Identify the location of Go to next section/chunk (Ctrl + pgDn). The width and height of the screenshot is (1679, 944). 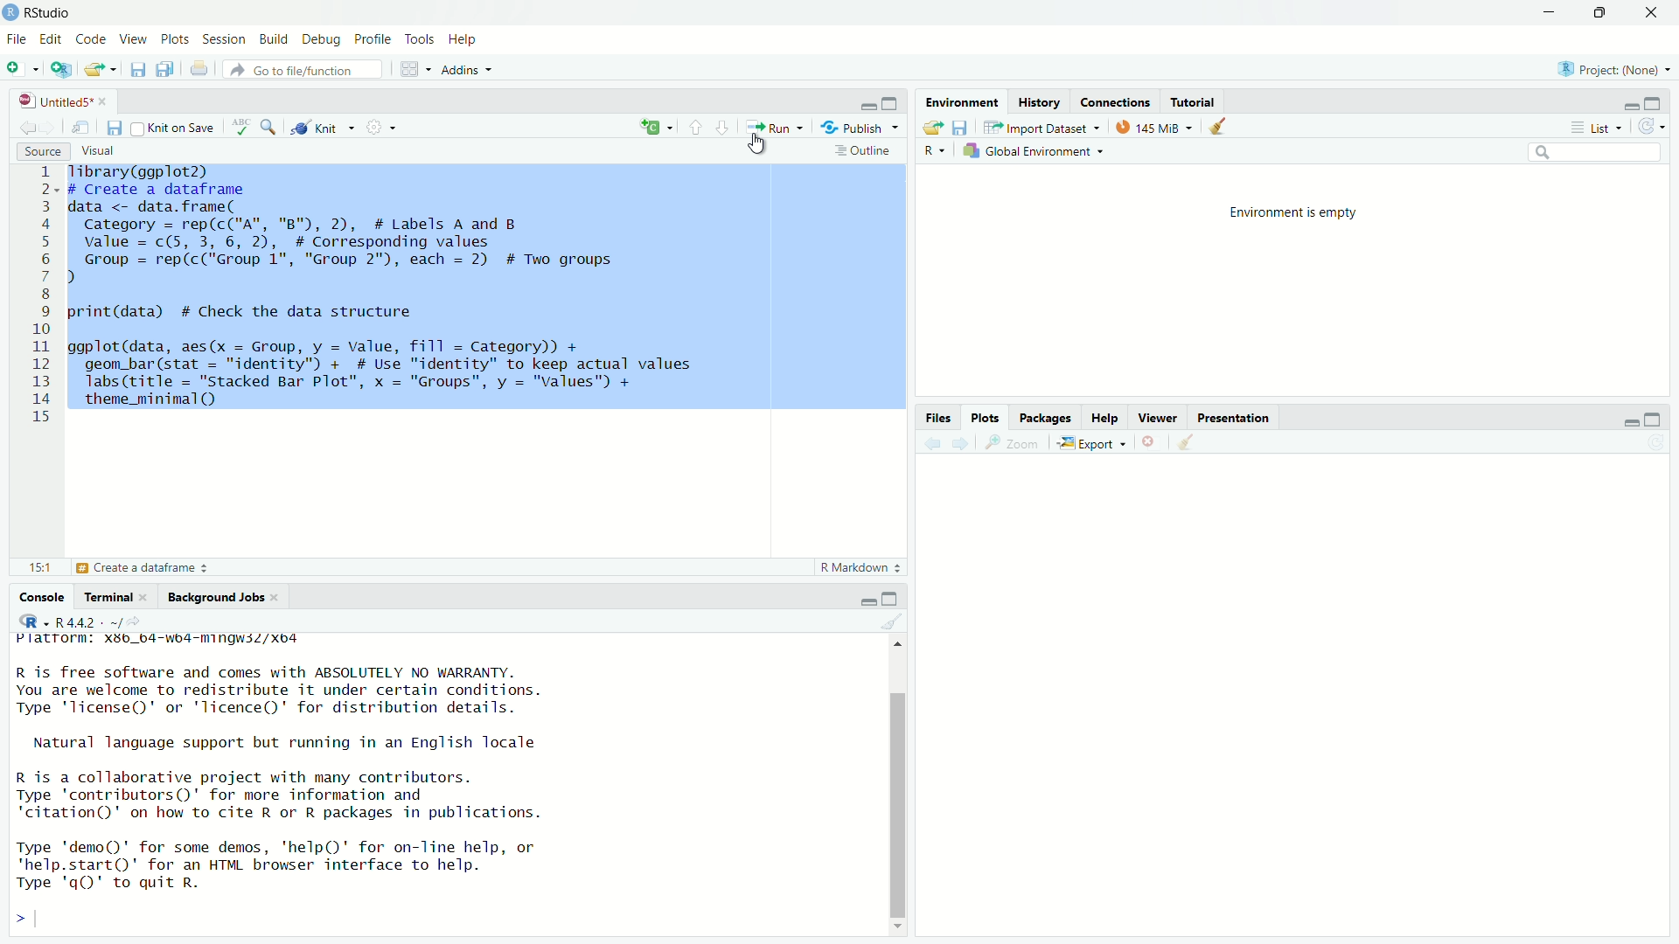
(721, 126).